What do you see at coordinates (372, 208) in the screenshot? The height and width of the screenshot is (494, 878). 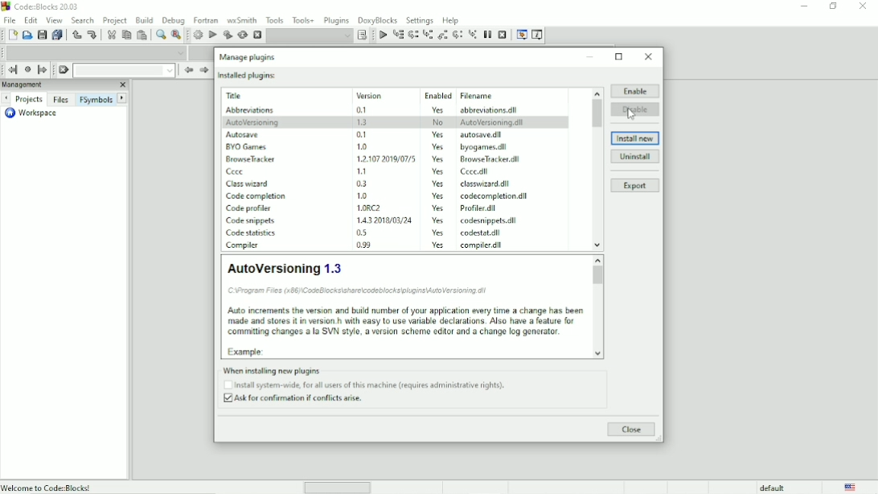 I see `1.ORC2` at bounding box center [372, 208].